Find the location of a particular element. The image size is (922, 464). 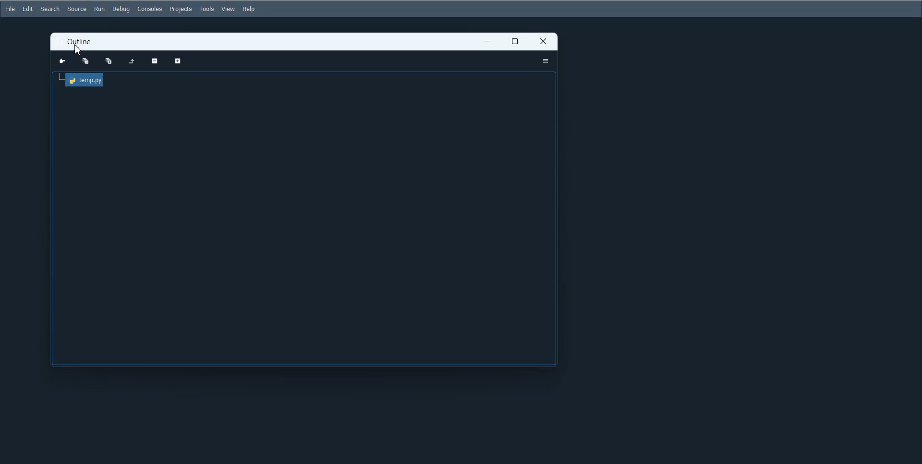

Help is located at coordinates (250, 9).